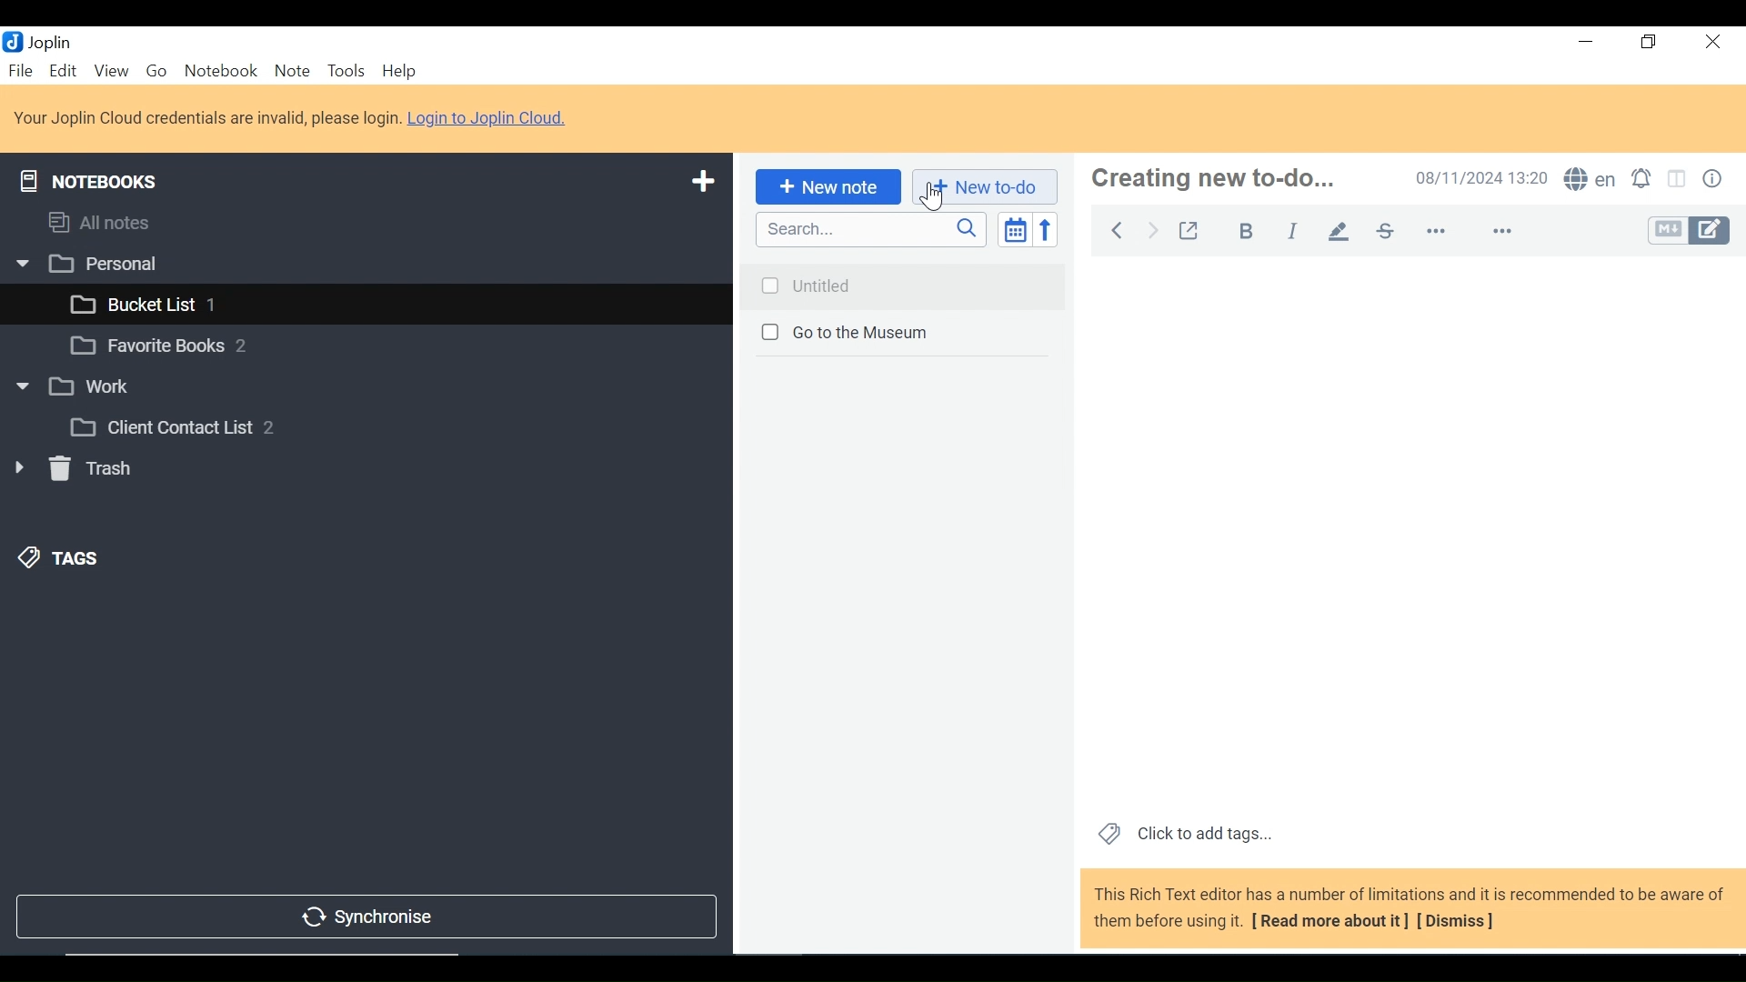  Describe the element at coordinates (361, 348) in the screenshot. I see `Notebook` at that location.